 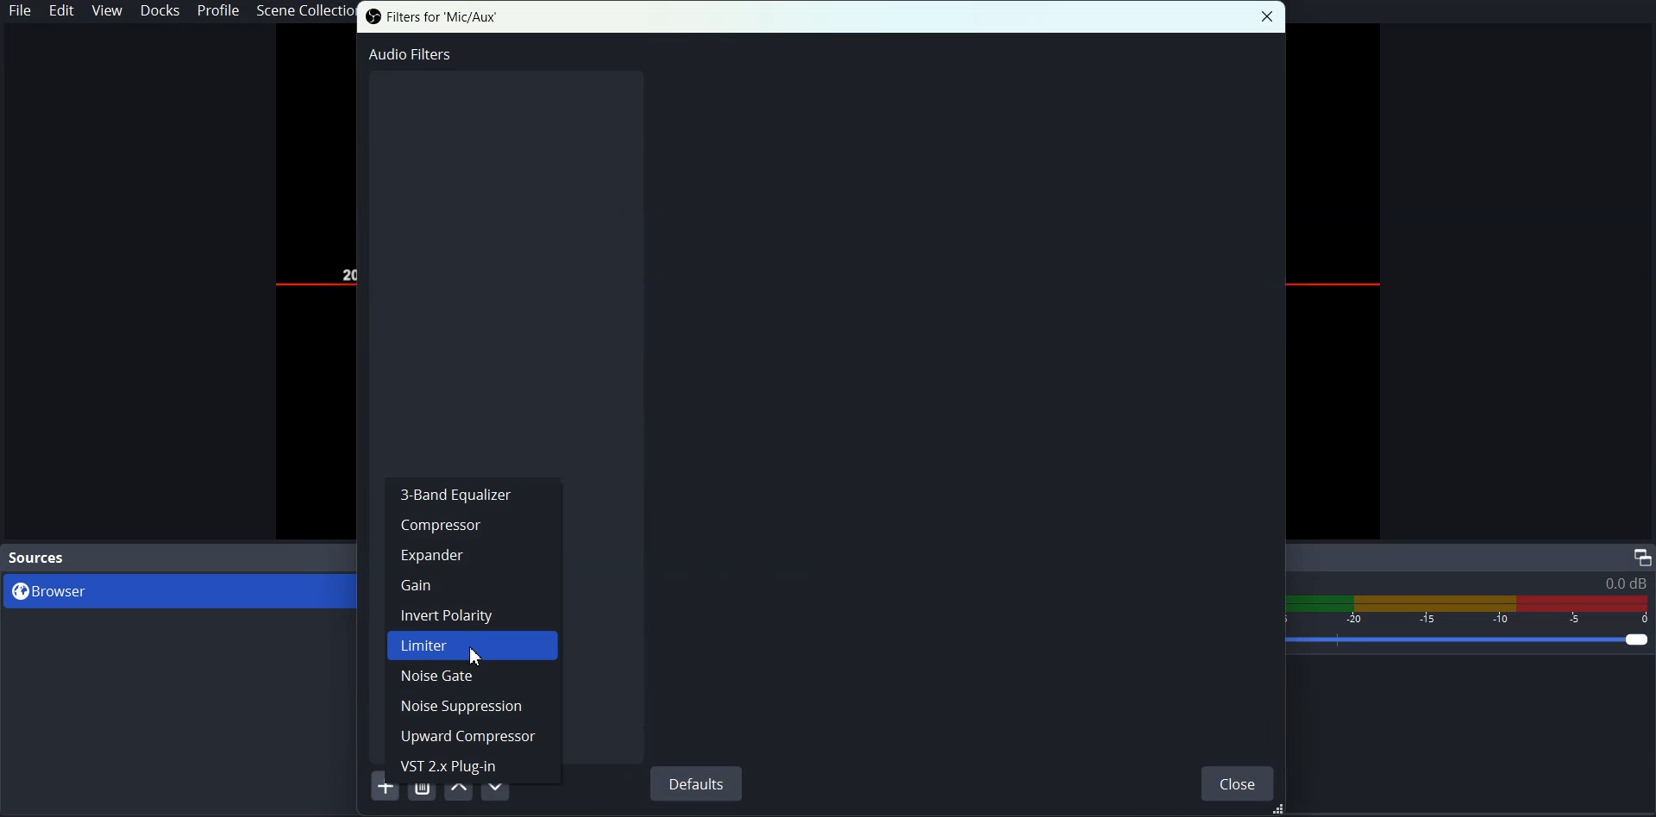 What do you see at coordinates (304, 11) in the screenshot?
I see `Scene Collection` at bounding box center [304, 11].